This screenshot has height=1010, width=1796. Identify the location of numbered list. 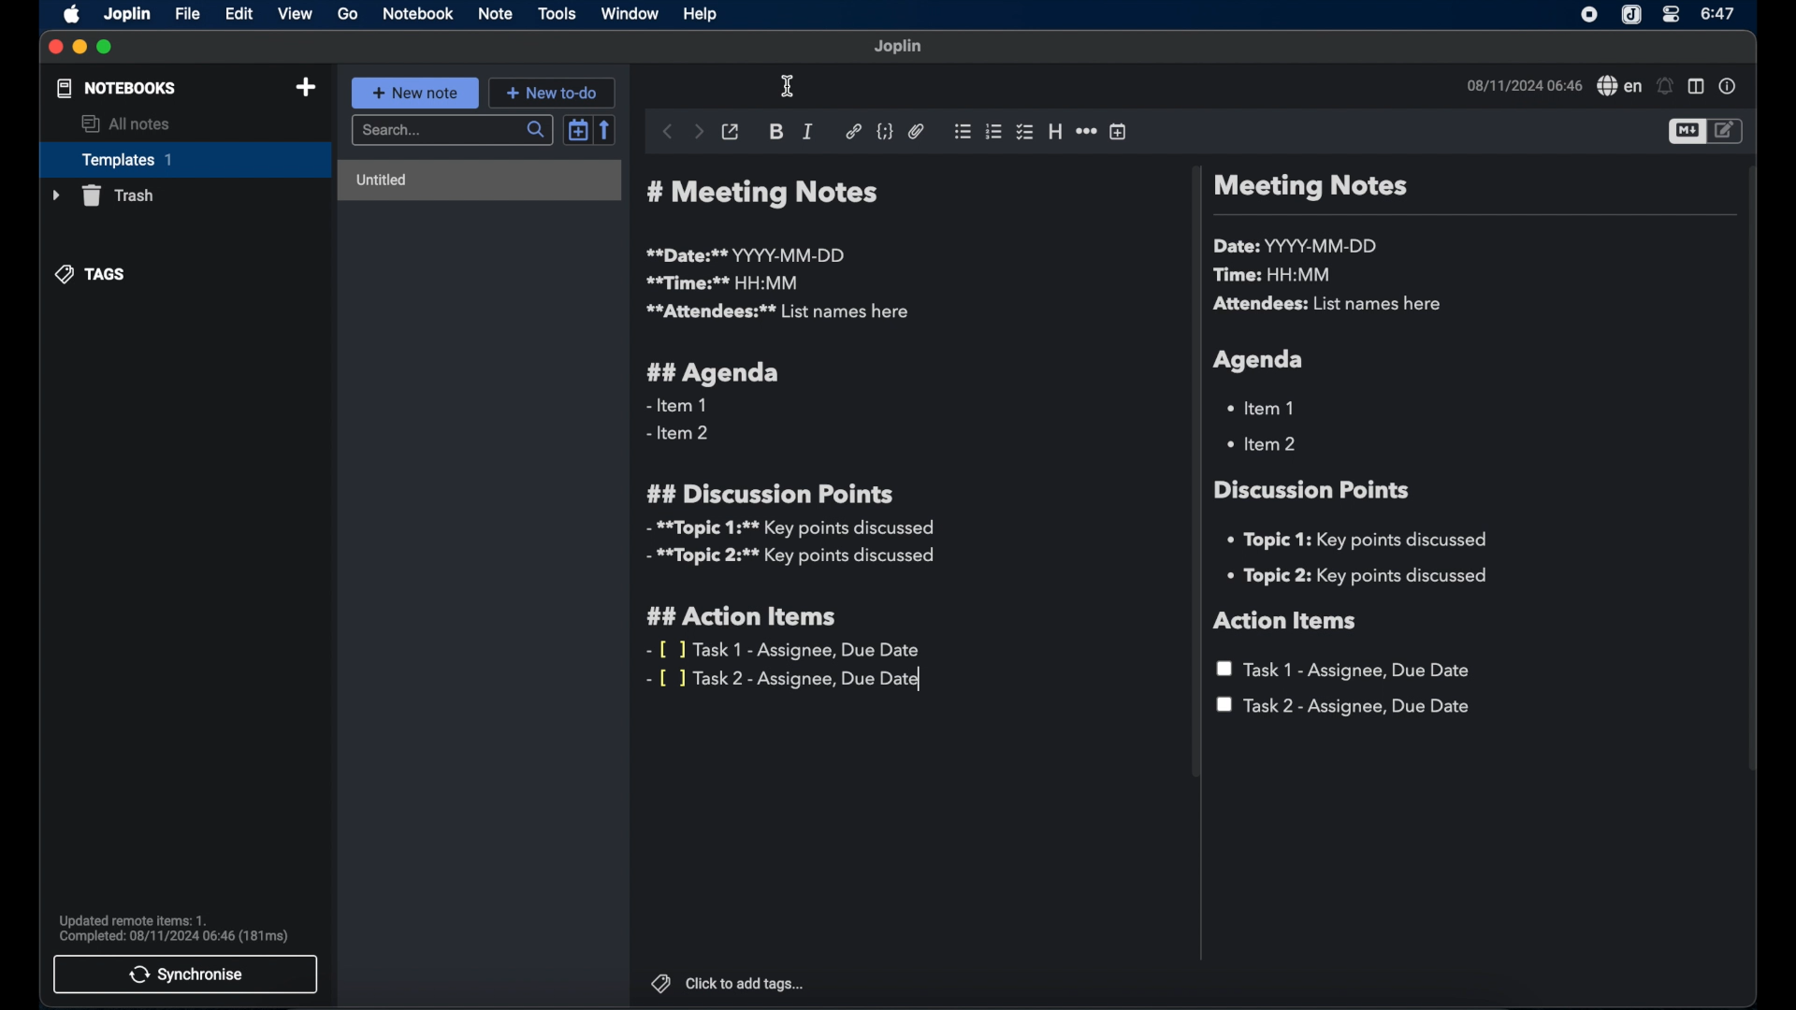
(993, 132).